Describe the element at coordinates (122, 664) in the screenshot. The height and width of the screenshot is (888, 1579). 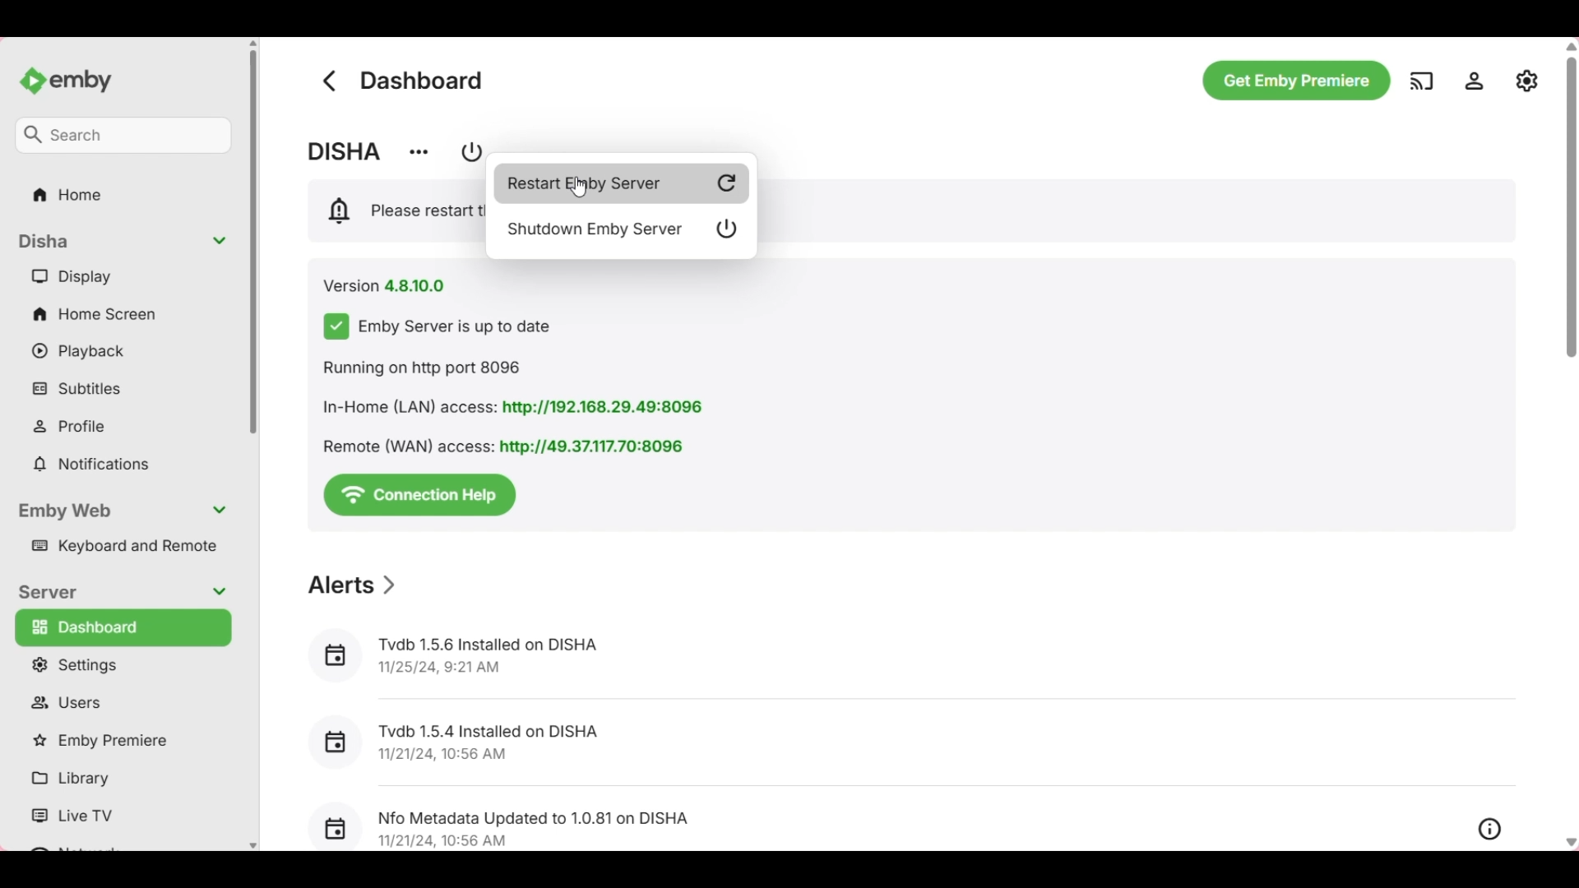
I see `Settings` at that location.